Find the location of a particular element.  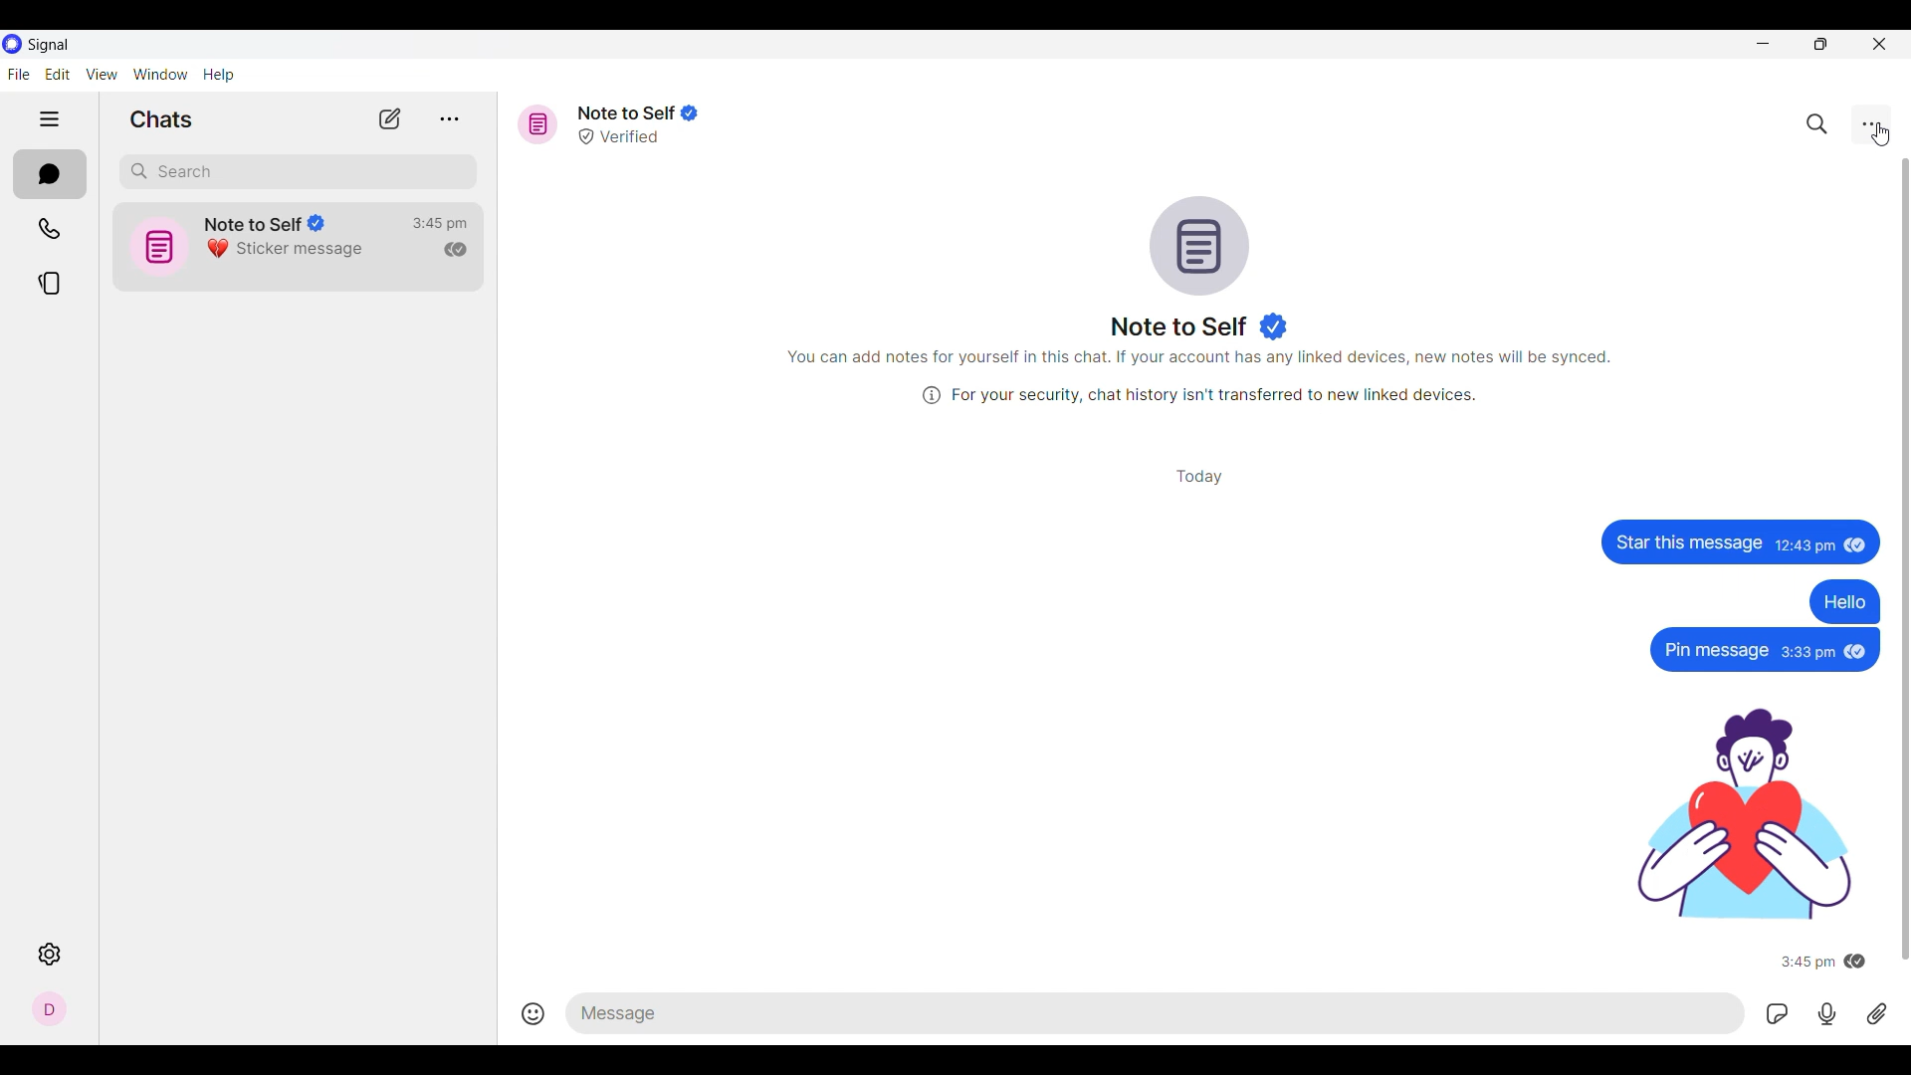

3:33pm is located at coordinates (1808, 648).